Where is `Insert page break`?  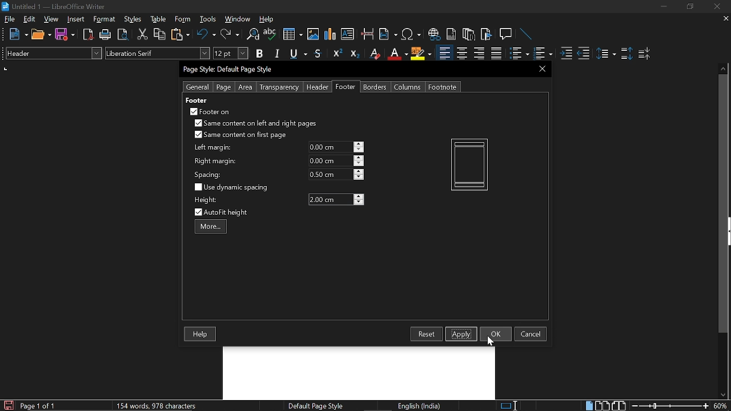 Insert page break is located at coordinates (367, 34).